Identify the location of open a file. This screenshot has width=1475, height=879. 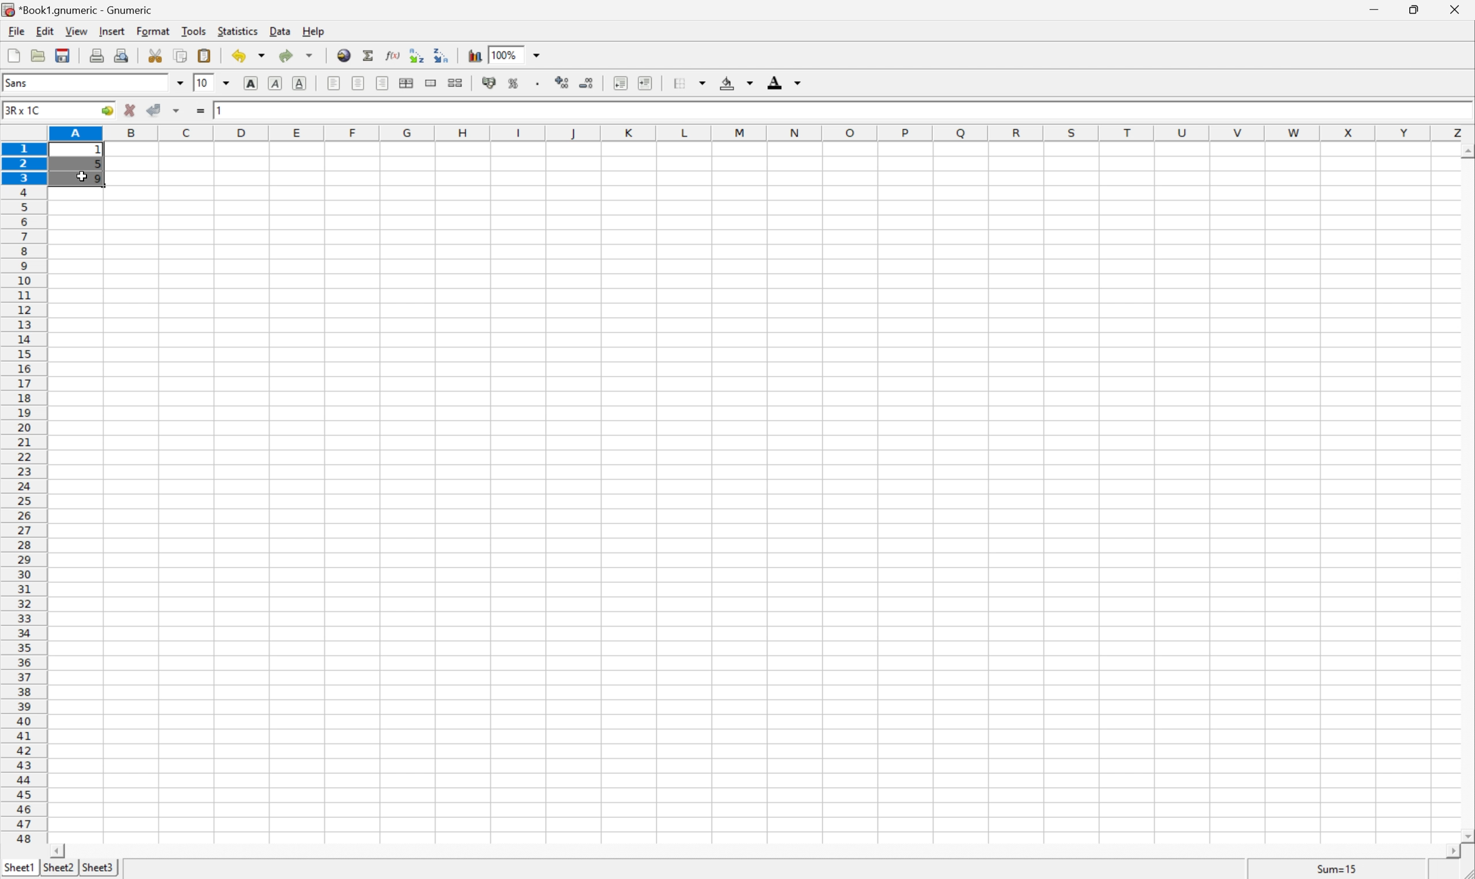
(36, 53).